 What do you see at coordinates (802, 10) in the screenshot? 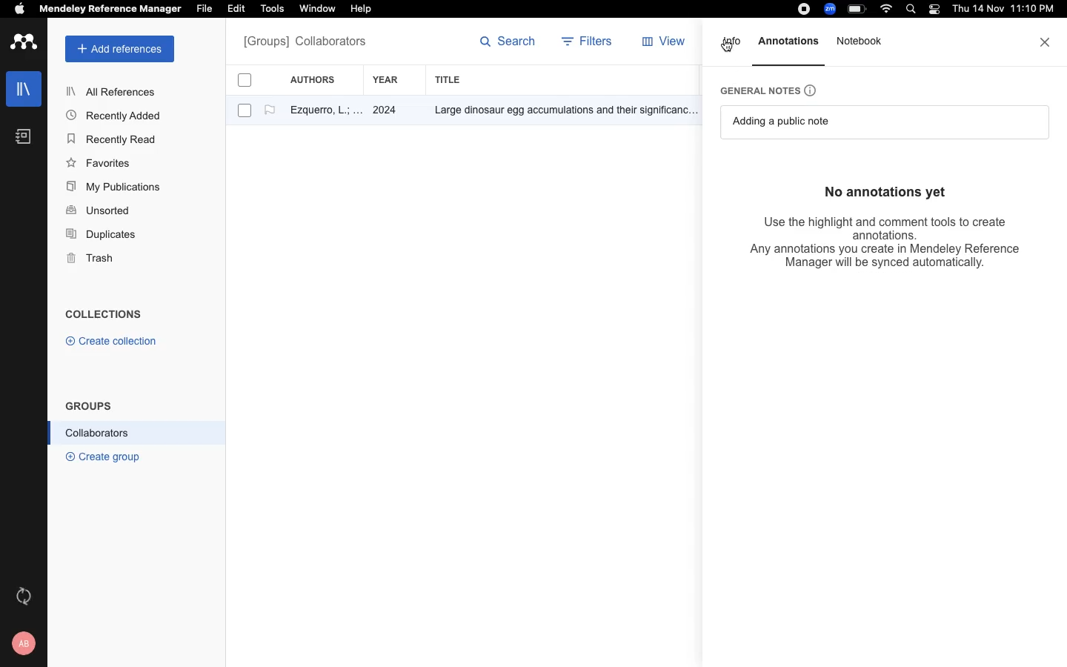
I see `recording` at bounding box center [802, 10].